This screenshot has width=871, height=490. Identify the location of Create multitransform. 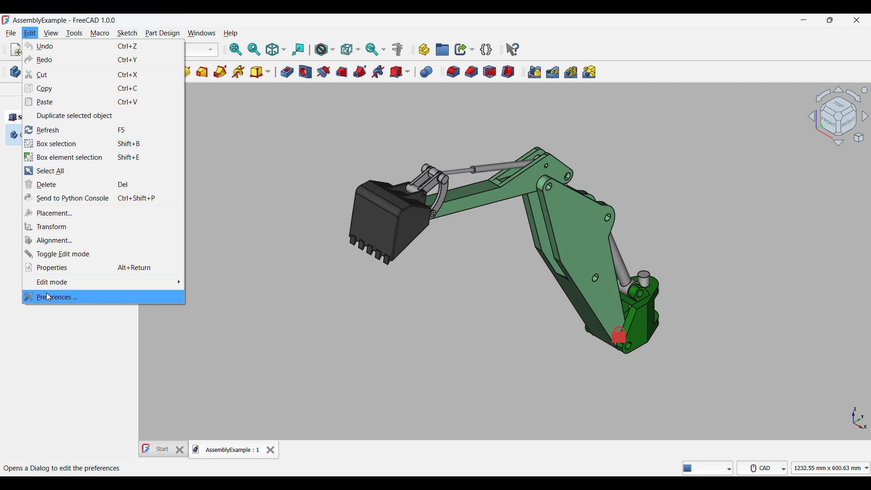
(589, 72).